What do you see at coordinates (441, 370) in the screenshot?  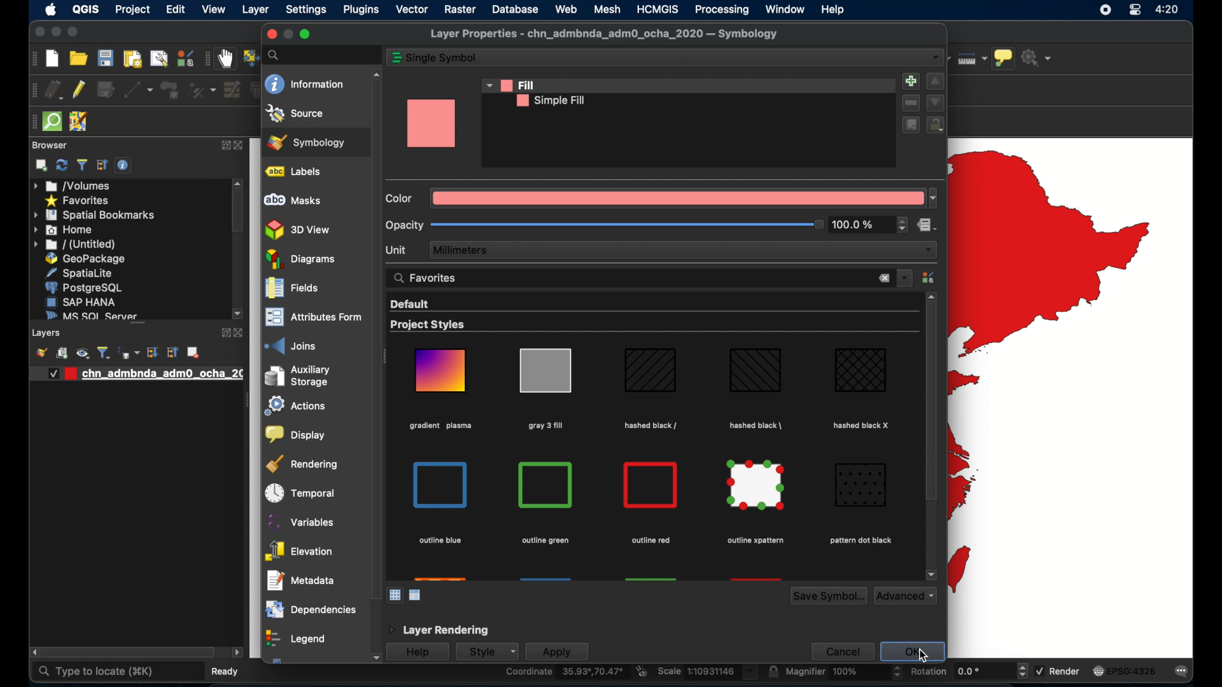 I see `Gradient preview ` at bounding box center [441, 370].